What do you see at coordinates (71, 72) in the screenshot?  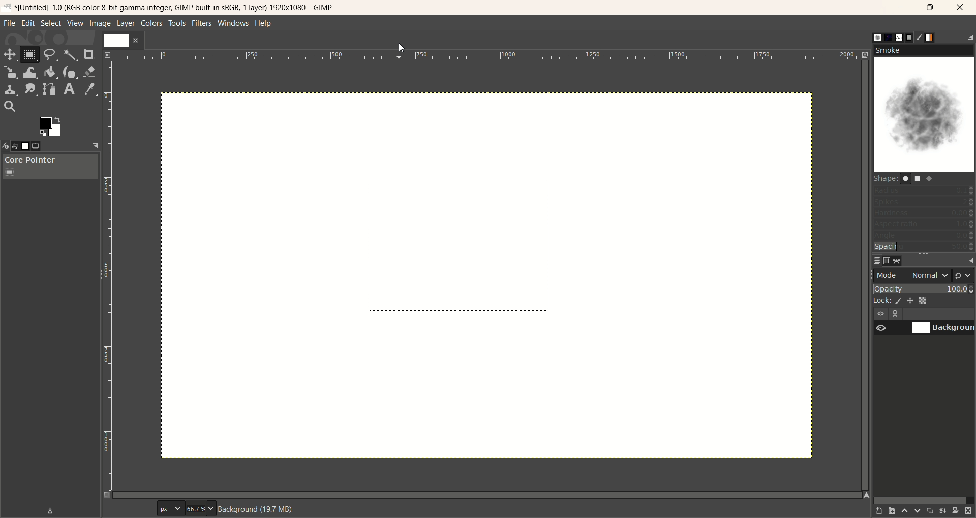 I see `ink tool` at bounding box center [71, 72].